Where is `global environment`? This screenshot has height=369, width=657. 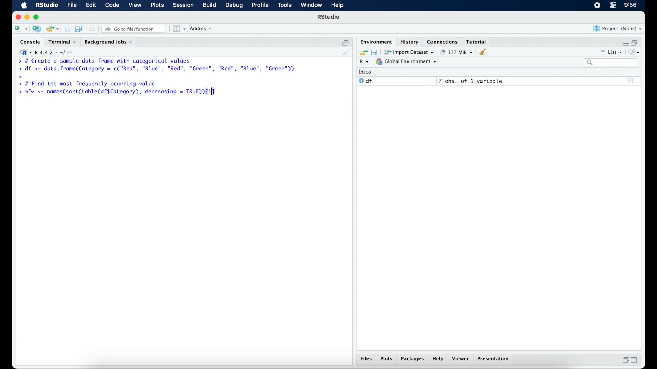
global environment is located at coordinates (408, 62).